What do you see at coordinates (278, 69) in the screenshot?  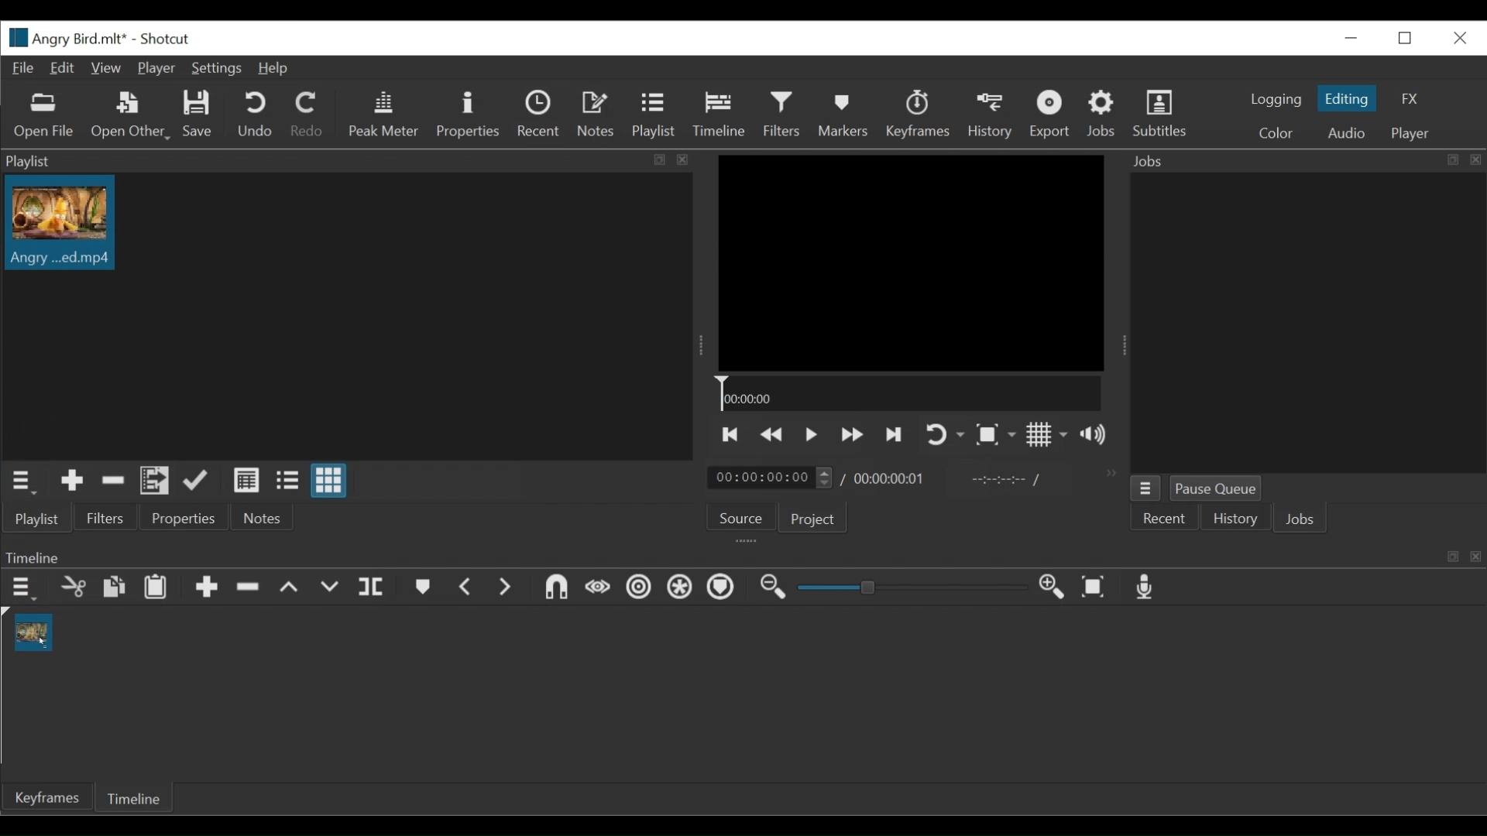 I see `Help` at bounding box center [278, 69].